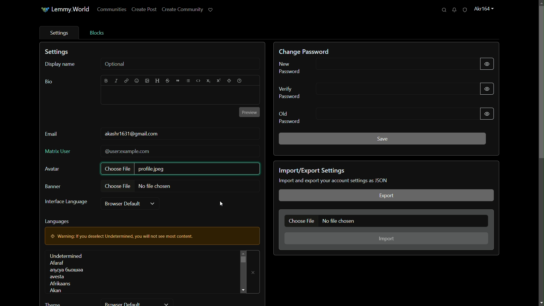  What do you see at coordinates (132, 134) in the screenshot?
I see `usermail` at bounding box center [132, 134].